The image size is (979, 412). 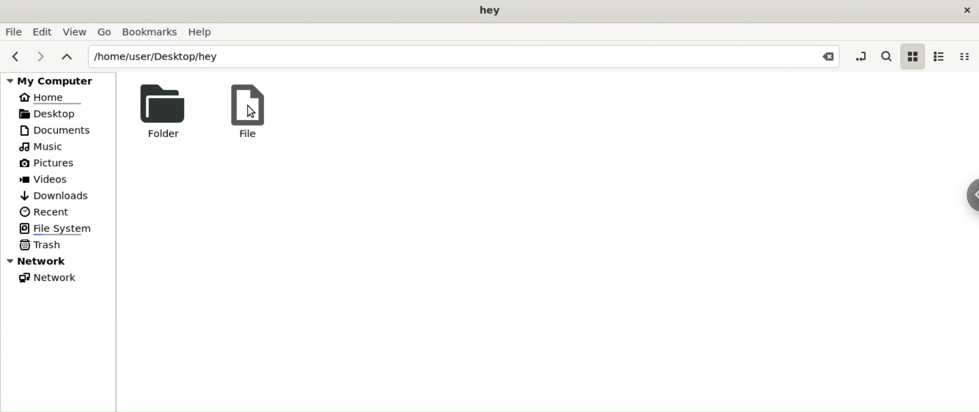 What do you see at coordinates (107, 33) in the screenshot?
I see `Go ` at bounding box center [107, 33].